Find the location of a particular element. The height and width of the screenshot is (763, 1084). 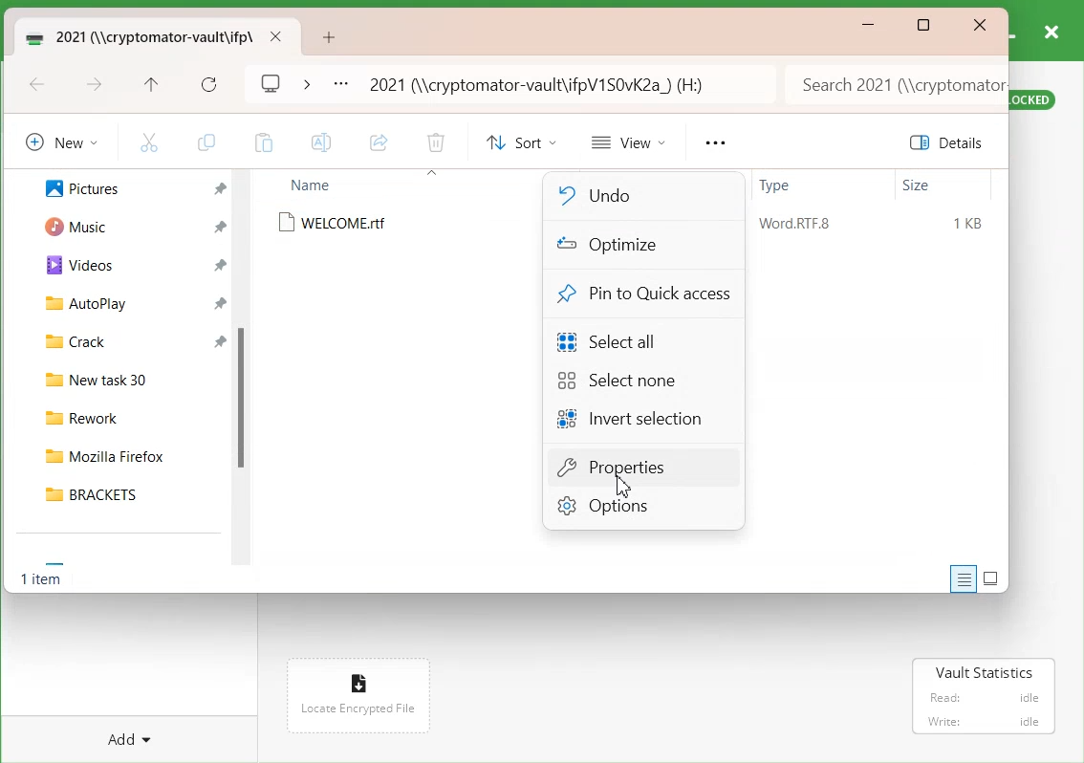

Text is located at coordinates (44, 581).